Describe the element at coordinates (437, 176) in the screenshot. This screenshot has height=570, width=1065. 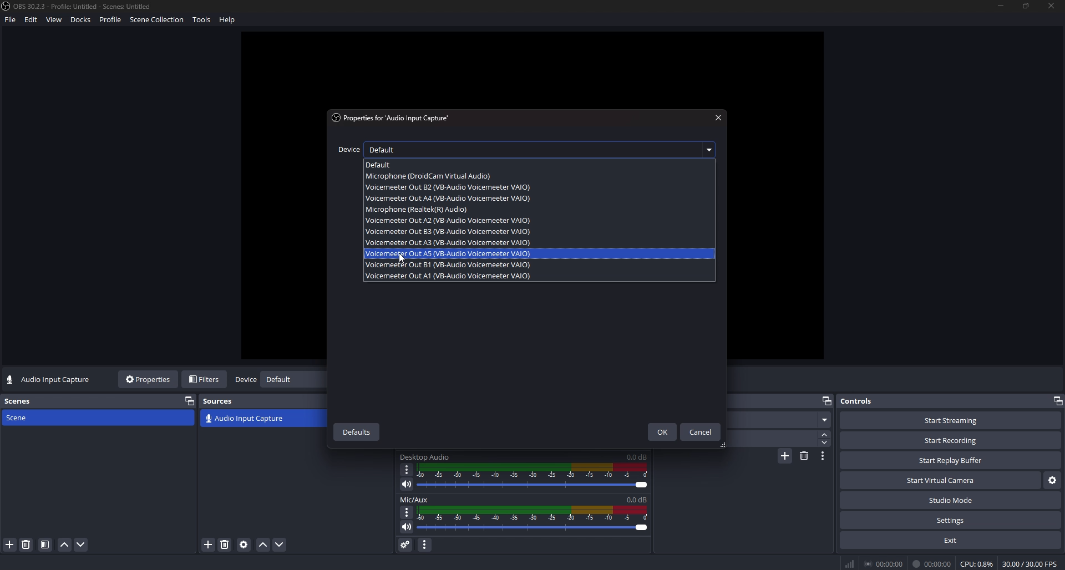
I see `microphone` at that location.